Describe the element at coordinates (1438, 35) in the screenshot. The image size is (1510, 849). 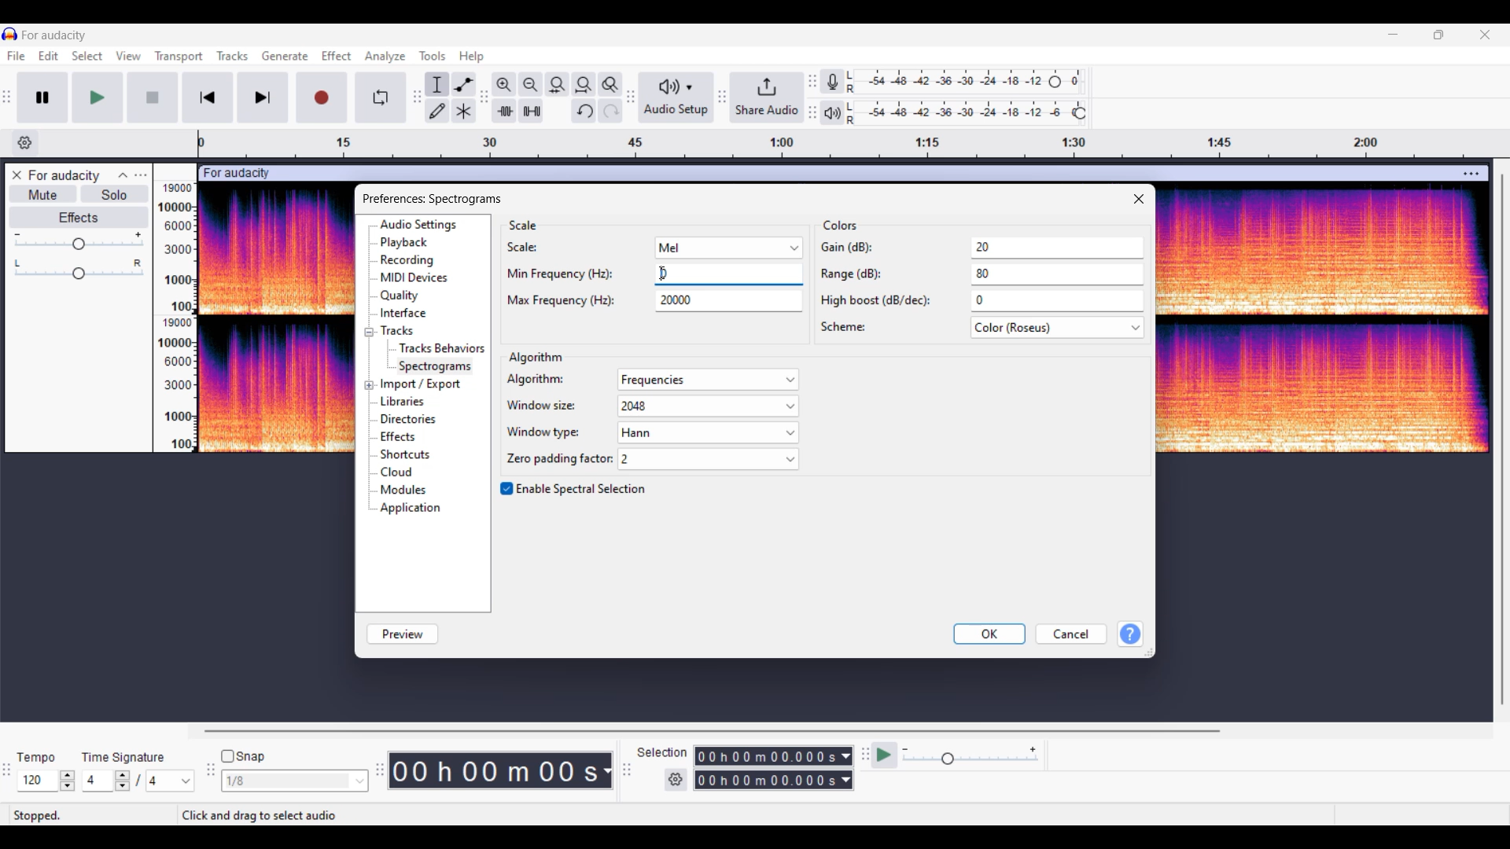
I see `Show in smaller tab` at that location.